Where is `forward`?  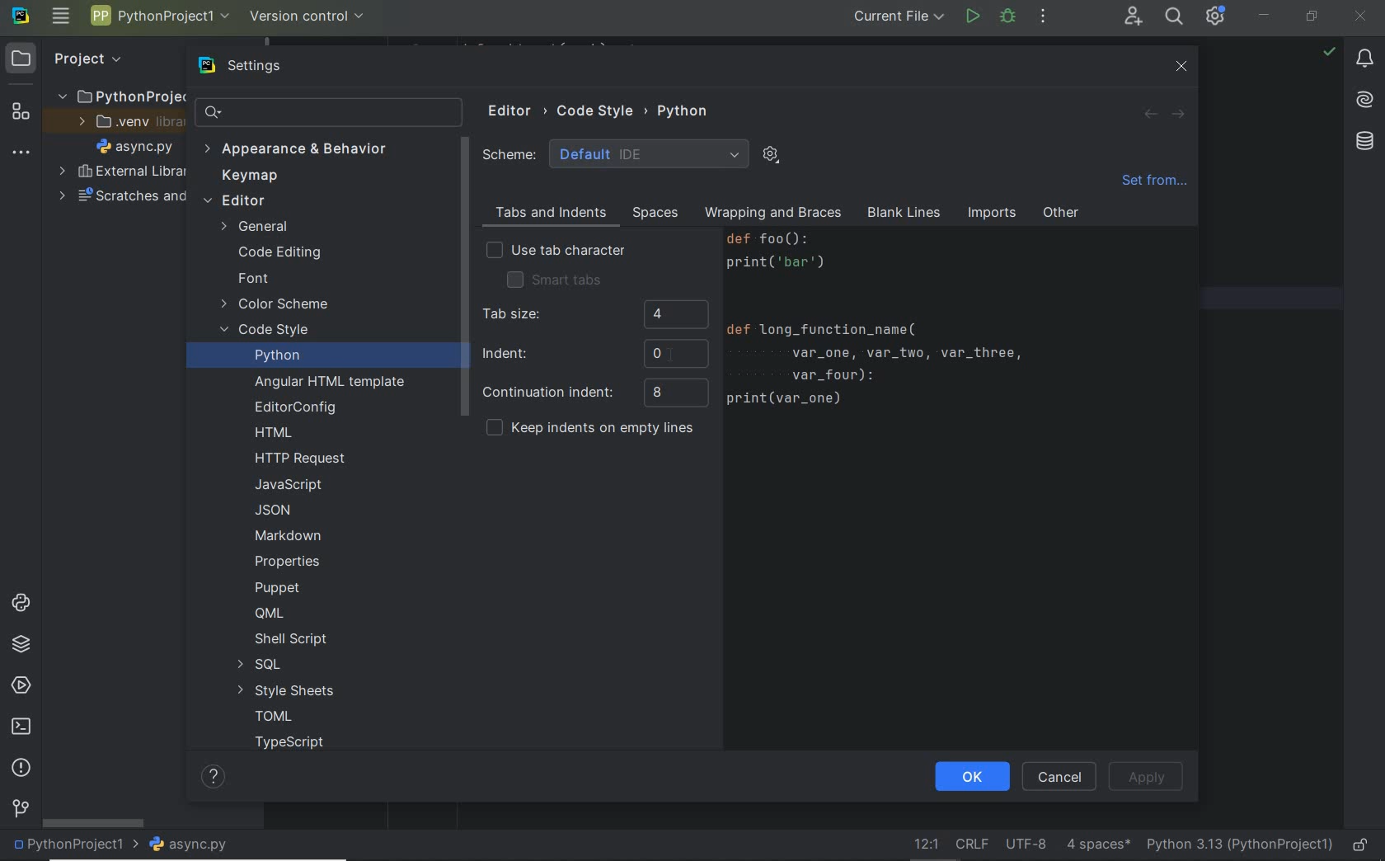
forward is located at coordinates (1176, 115).